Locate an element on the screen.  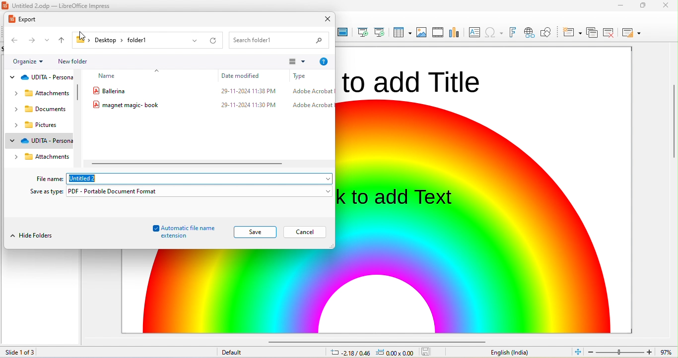
documents is located at coordinates (46, 109).